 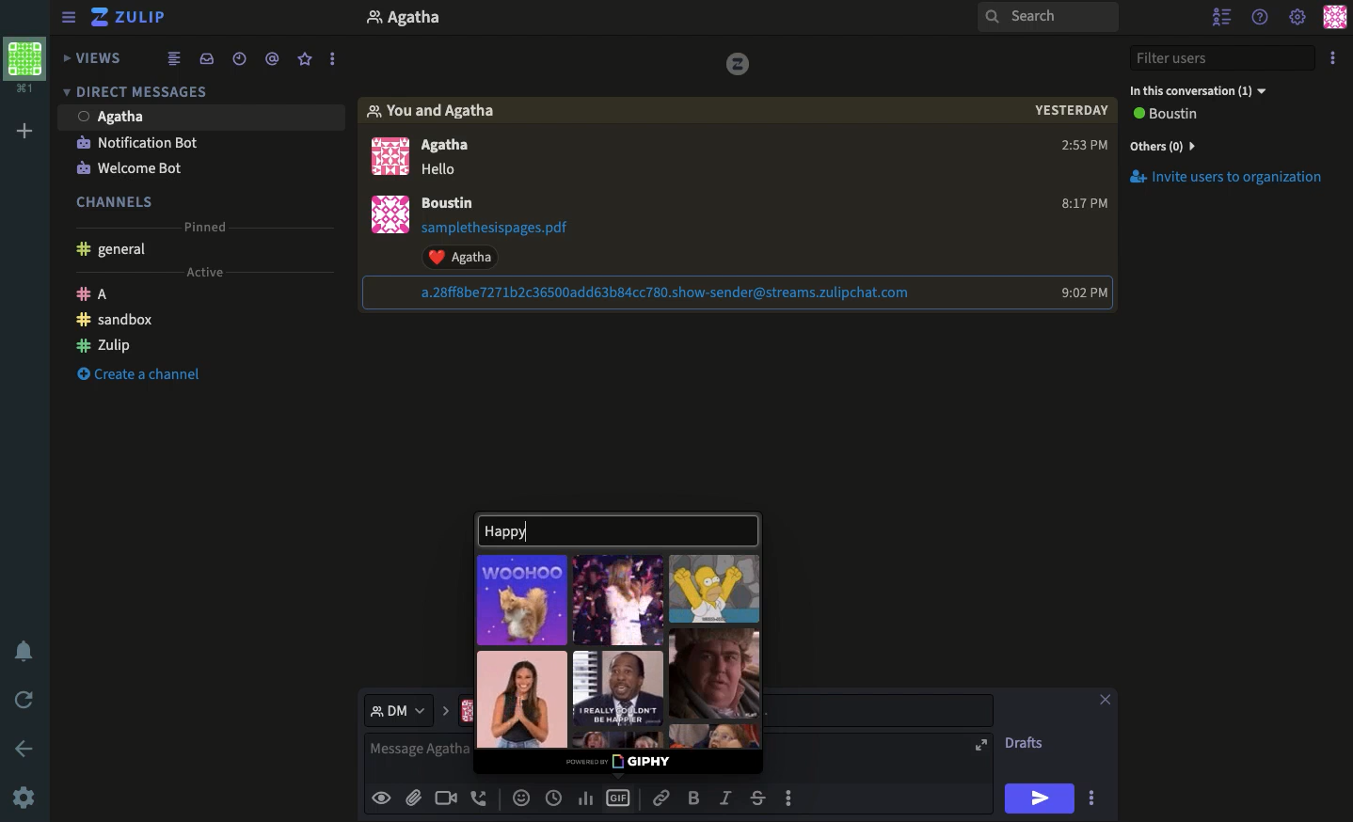 What do you see at coordinates (421, 757) in the screenshot?
I see `Message` at bounding box center [421, 757].